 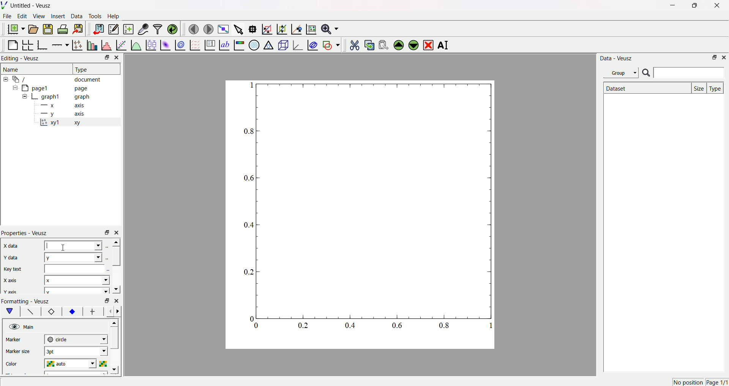 I want to click on “document, so click(x=60, y=79).